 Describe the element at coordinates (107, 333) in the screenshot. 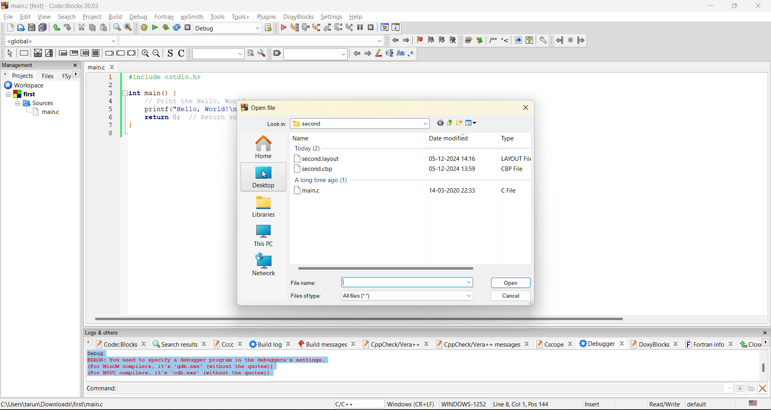

I see `logs and others` at that location.